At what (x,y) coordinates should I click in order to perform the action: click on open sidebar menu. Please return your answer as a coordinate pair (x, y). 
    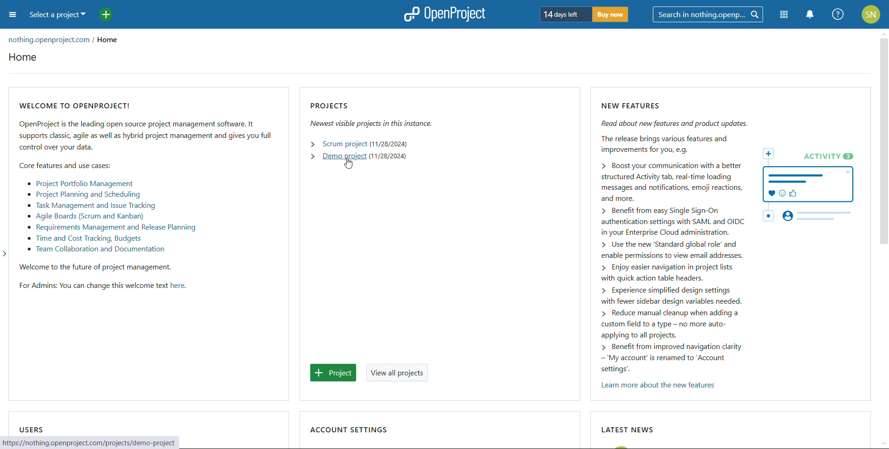
    Looking at the image, I should click on (13, 15).